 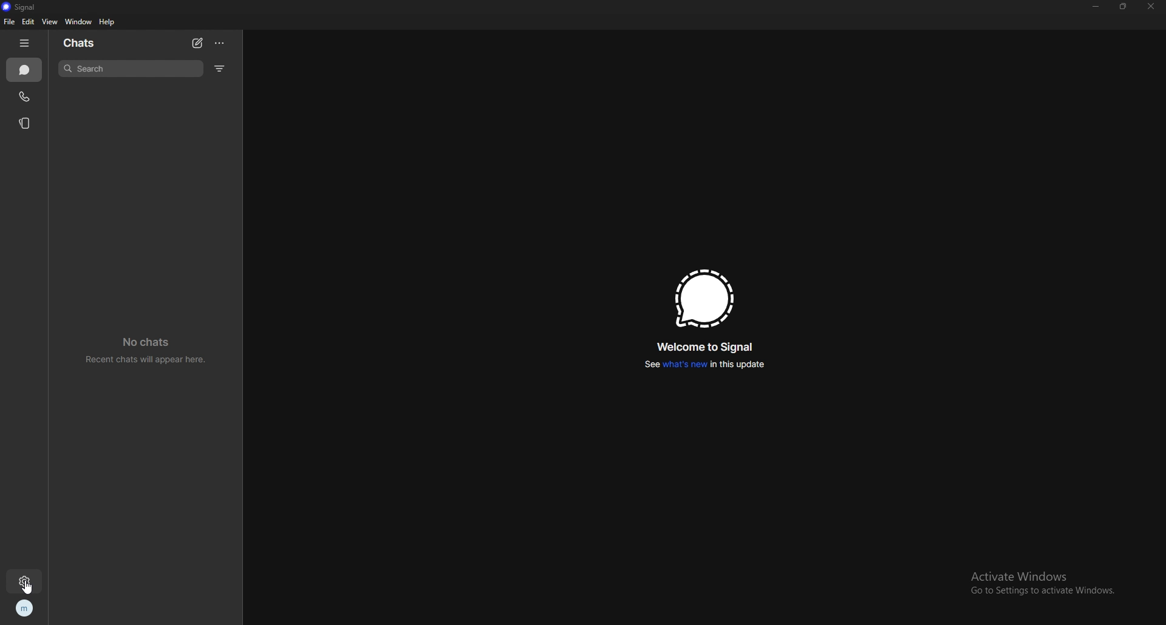 What do you see at coordinates (1123, 6) in the screenshot?
I see `resize` at bounding box center [1123, 6].